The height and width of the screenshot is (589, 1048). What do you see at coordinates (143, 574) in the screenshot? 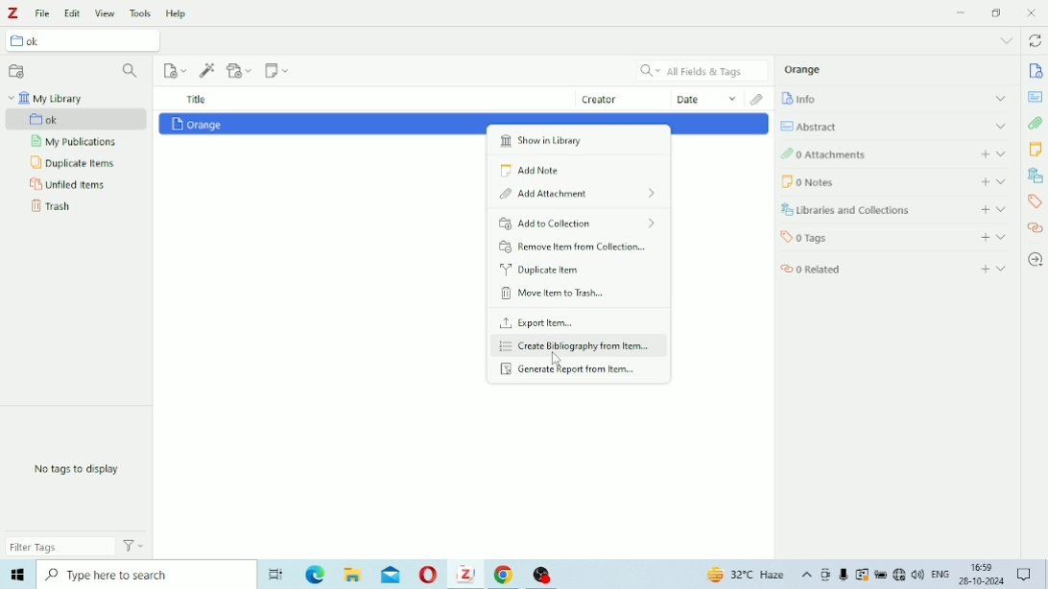
I see `Type here to search` at bounding box center [143, 574].